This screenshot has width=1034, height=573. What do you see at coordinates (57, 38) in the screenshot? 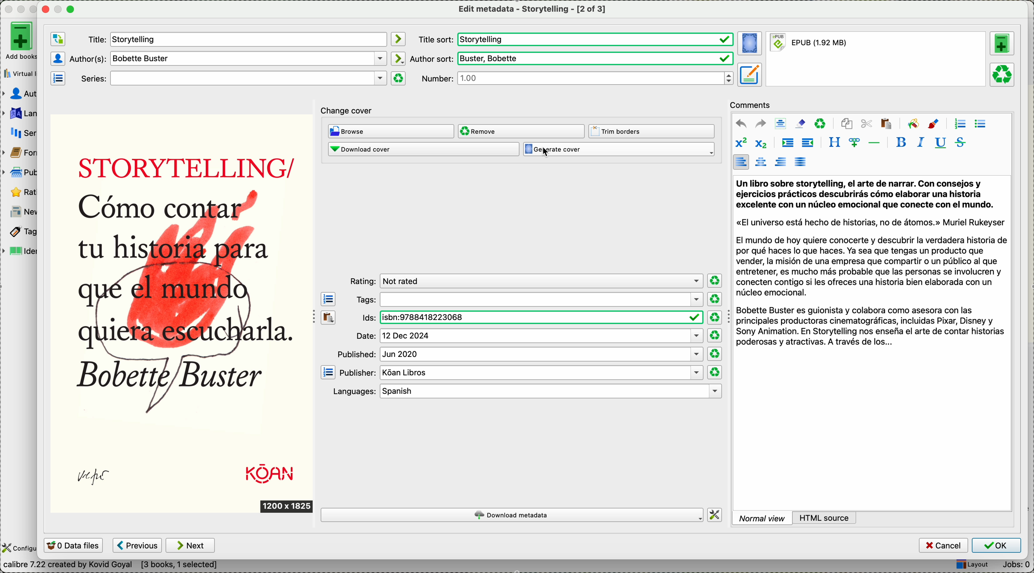
I see `swap the autor and title` at bounding box center [57, 38].